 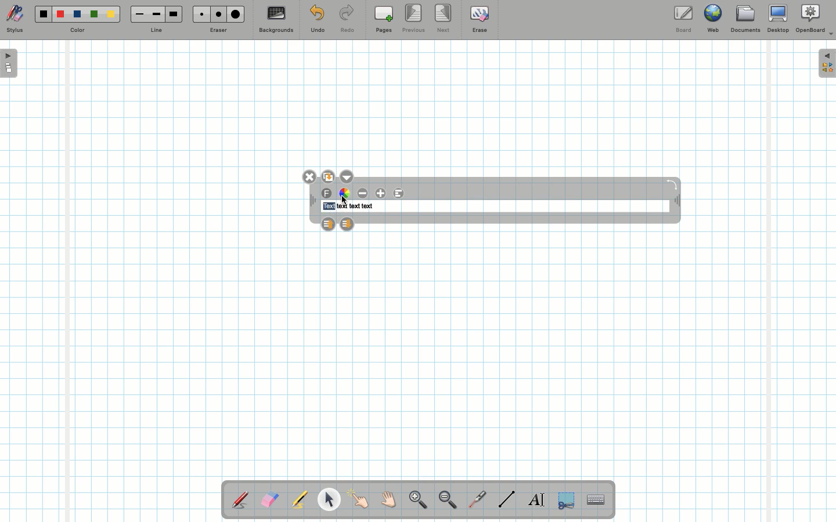 I want to click on Green, so click(x=94, y=15).